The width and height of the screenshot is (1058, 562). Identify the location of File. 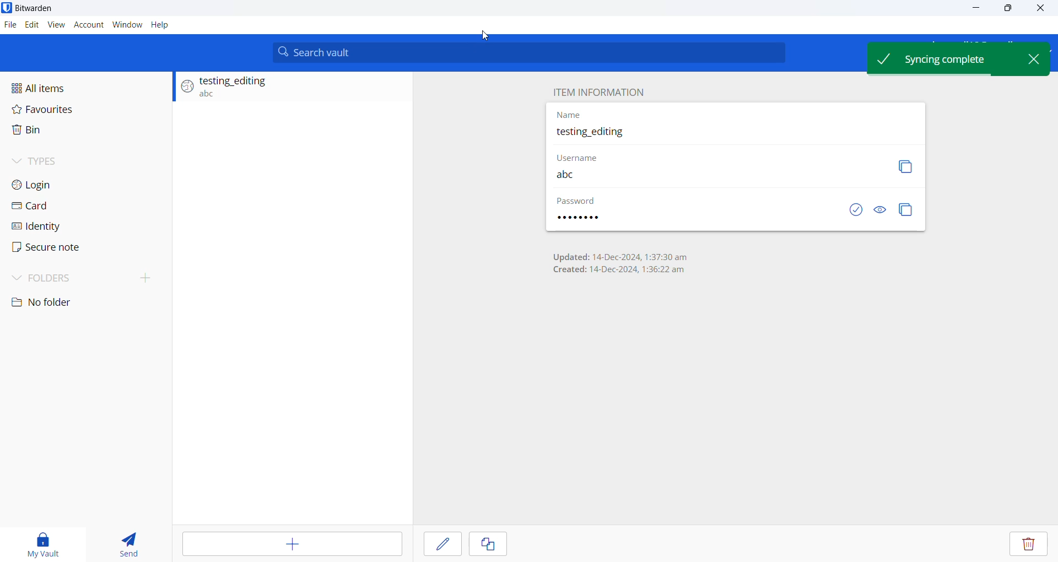
(10, 26).